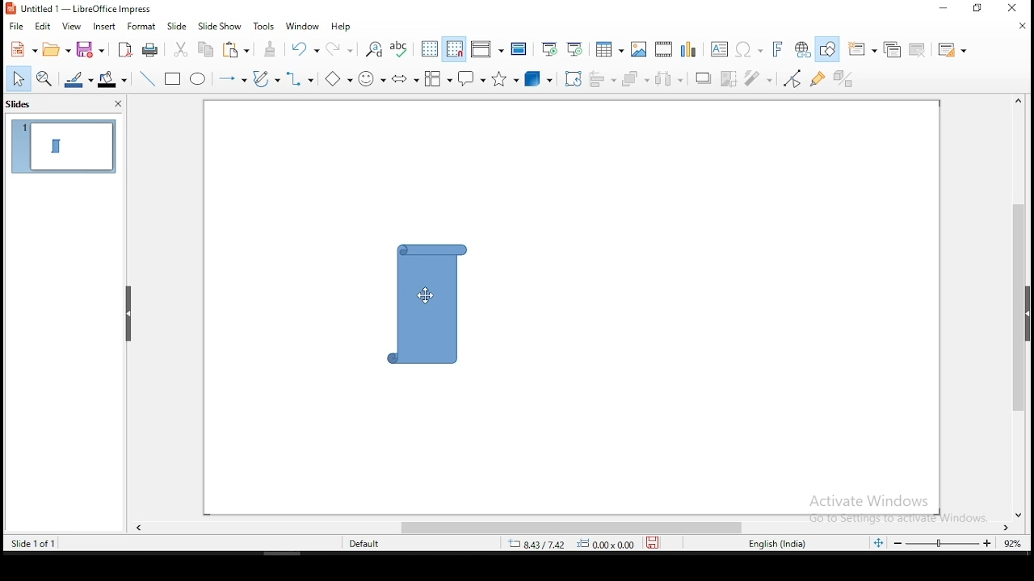 Image resolution: width=1034 pixels, height=581 pixels. I want to click on minimize, so click(940, 10).